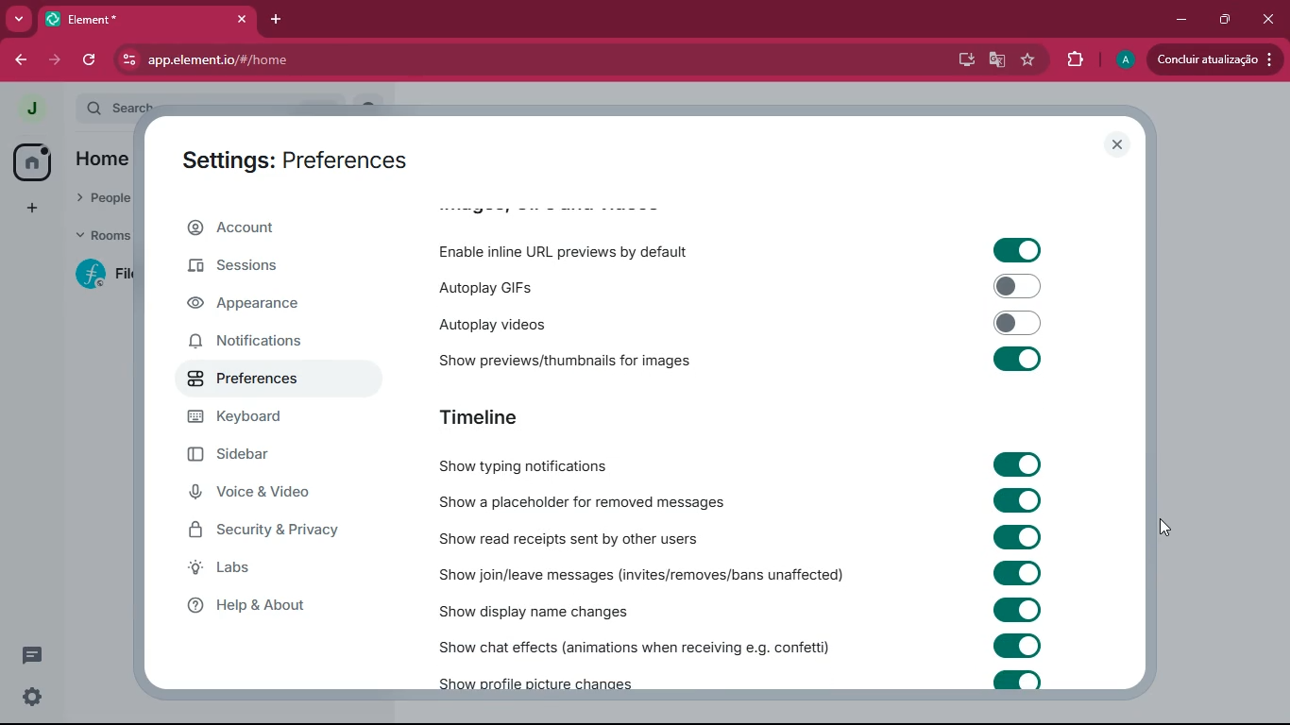 The width and height of the screenshot is (1290, 725). Describe the element at coordinates (1215, 59) in the screenshot. I see `update` at that location.